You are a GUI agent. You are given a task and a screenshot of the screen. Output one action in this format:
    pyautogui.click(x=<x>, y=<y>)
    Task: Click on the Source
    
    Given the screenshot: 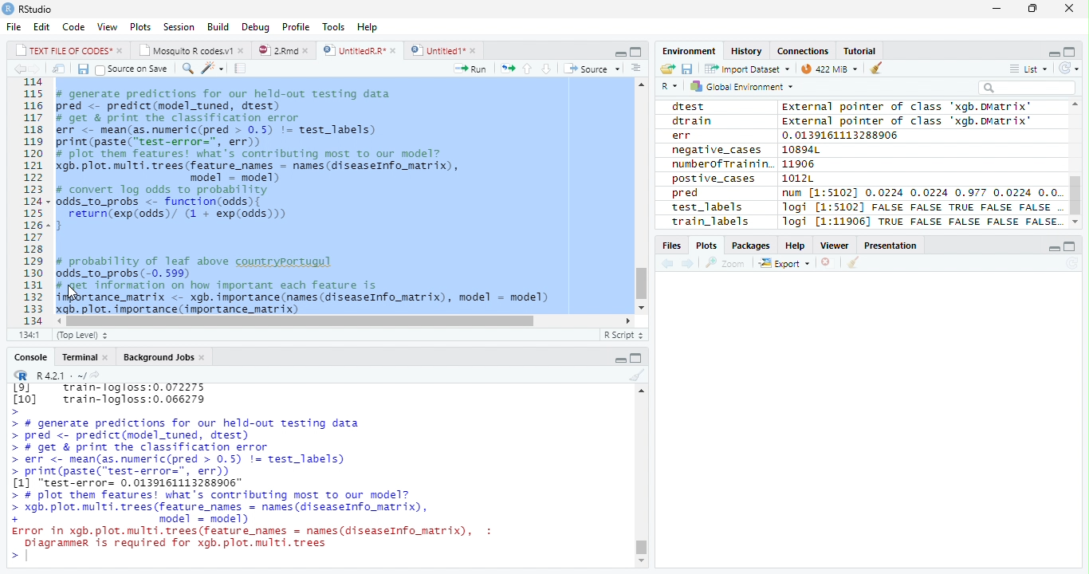 What is the action you would take?
    pyautogui.click(x=591, y=68)
    